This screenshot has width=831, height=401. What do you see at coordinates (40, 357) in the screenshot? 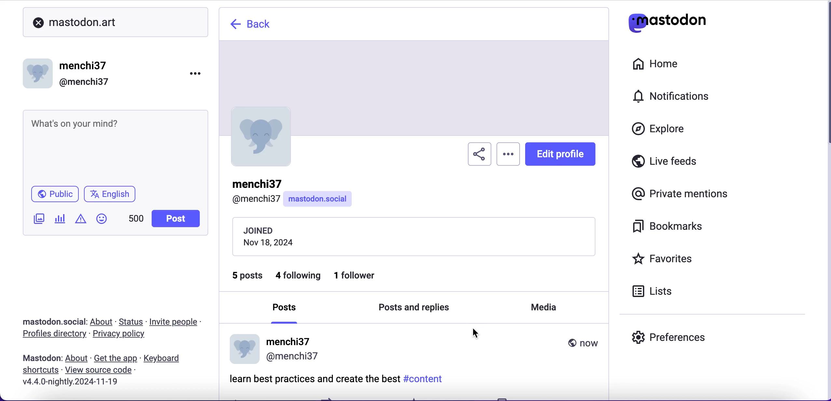
I see `post published` at bounding box center [40, 357].